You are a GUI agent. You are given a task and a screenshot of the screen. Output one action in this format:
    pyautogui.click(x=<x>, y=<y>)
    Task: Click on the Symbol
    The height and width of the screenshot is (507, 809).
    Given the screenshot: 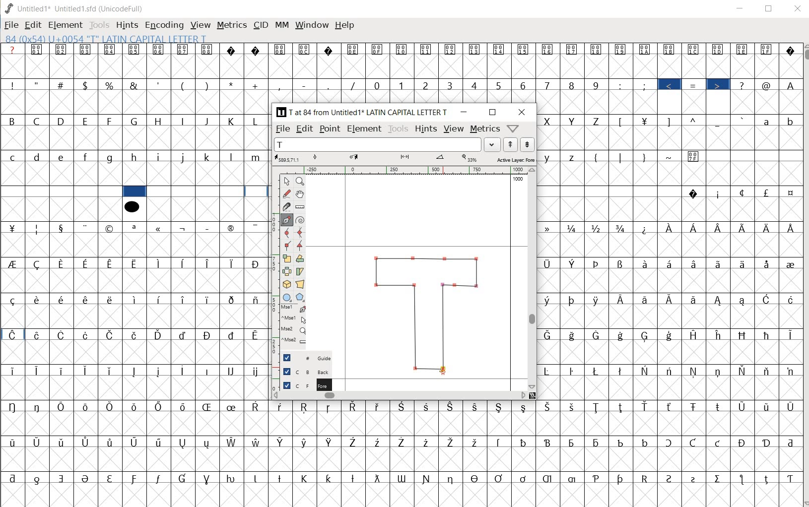 What is the action you would take?
    pyautogui.click(x=597, y=477)
    